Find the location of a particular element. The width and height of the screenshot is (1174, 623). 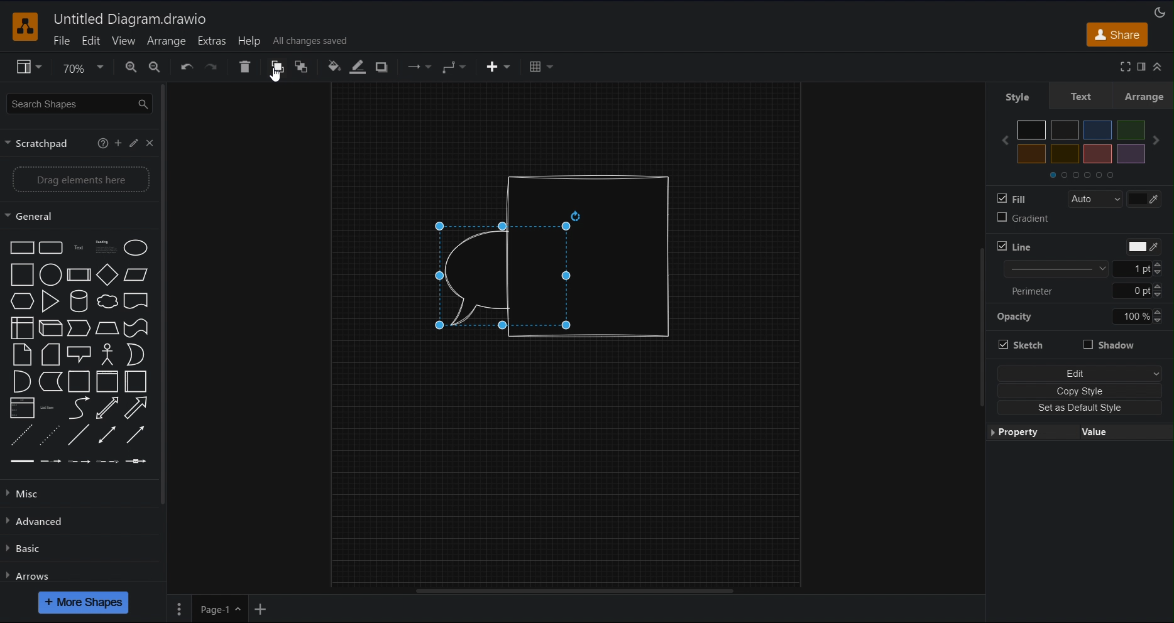

Add is located at coordinates (118, 143).